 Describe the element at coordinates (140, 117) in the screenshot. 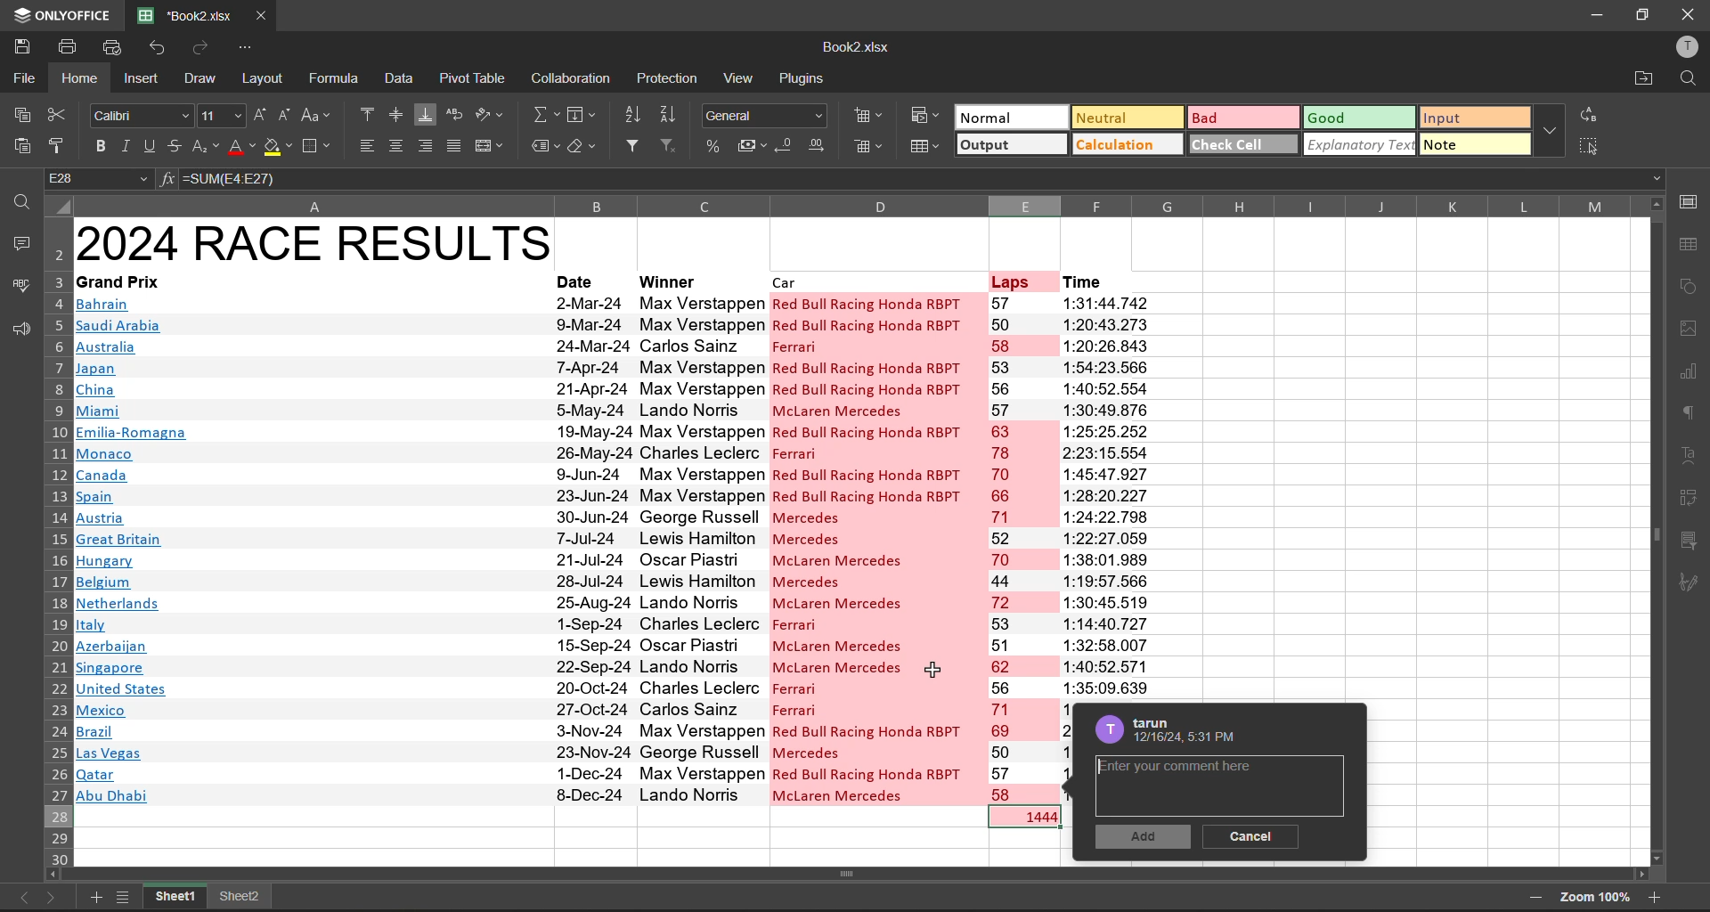

I see `font style` at that location.